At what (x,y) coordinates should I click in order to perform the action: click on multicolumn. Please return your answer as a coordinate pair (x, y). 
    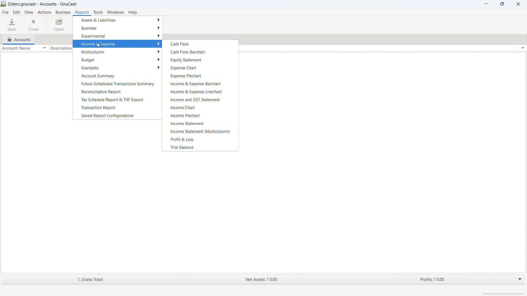
    Looking at the image, I should click on (117, 52).